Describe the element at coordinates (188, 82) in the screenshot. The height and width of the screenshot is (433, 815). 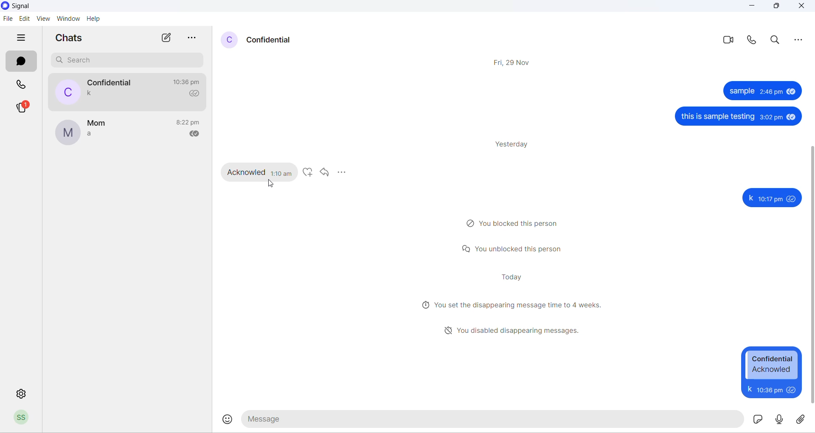
I see `last message time` at that location.